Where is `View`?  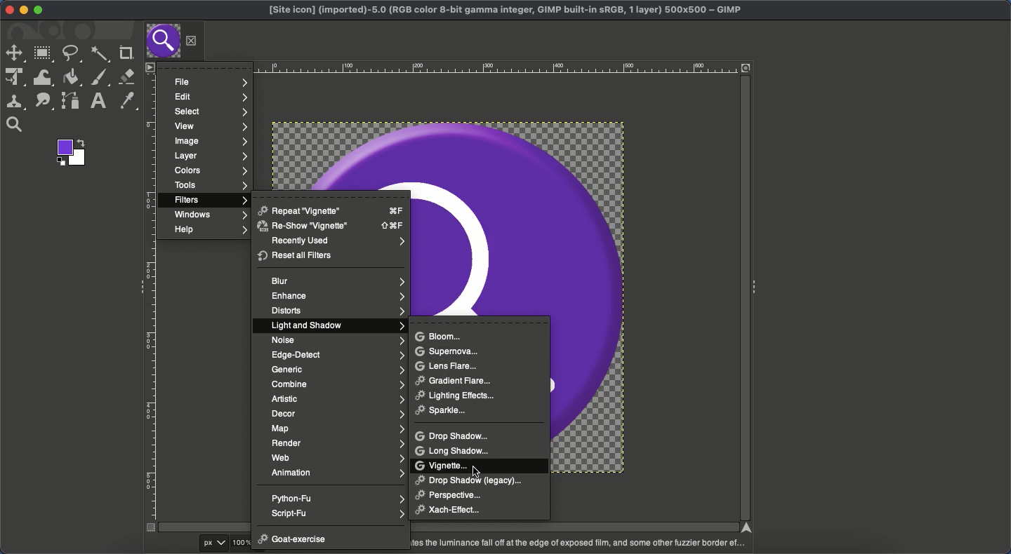
View is located at coordinates (209, 126).